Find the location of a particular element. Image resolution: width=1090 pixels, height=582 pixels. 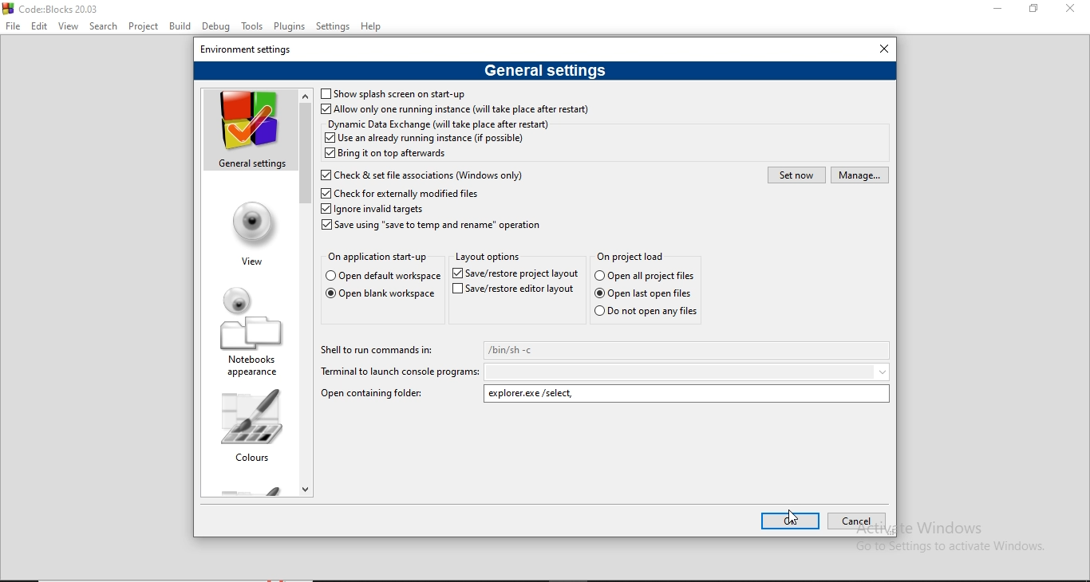

Terminal to launch console programs is located at coordinates (398, 373).